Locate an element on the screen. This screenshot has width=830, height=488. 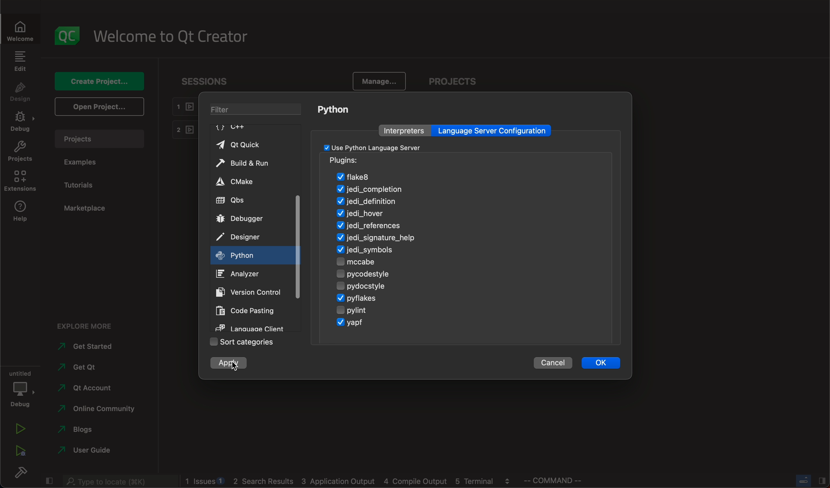
checkbox is located at coordinates (373, 148).